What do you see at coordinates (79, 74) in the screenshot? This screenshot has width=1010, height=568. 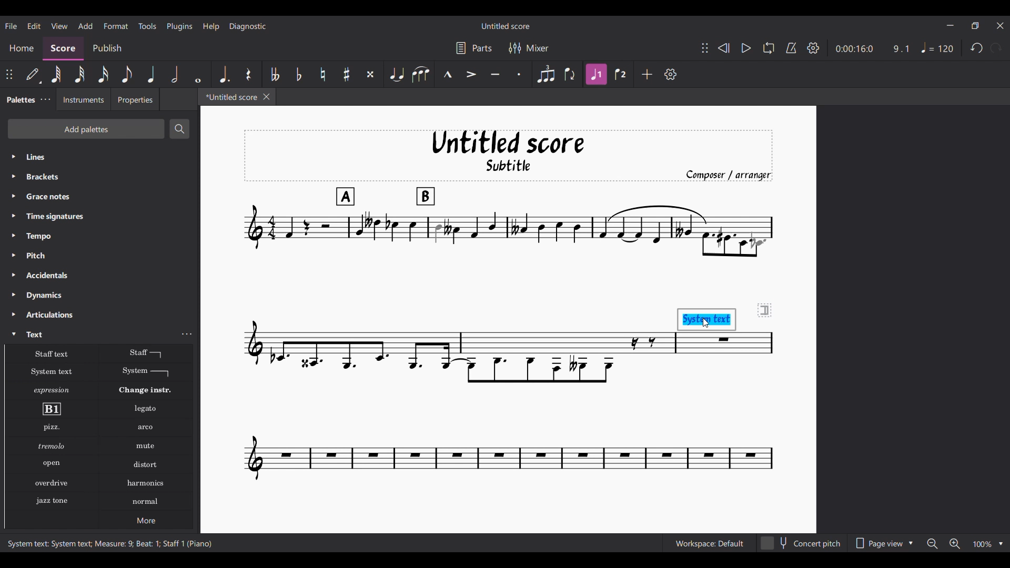 I see `32nd note` at bounding box center [79, 74].